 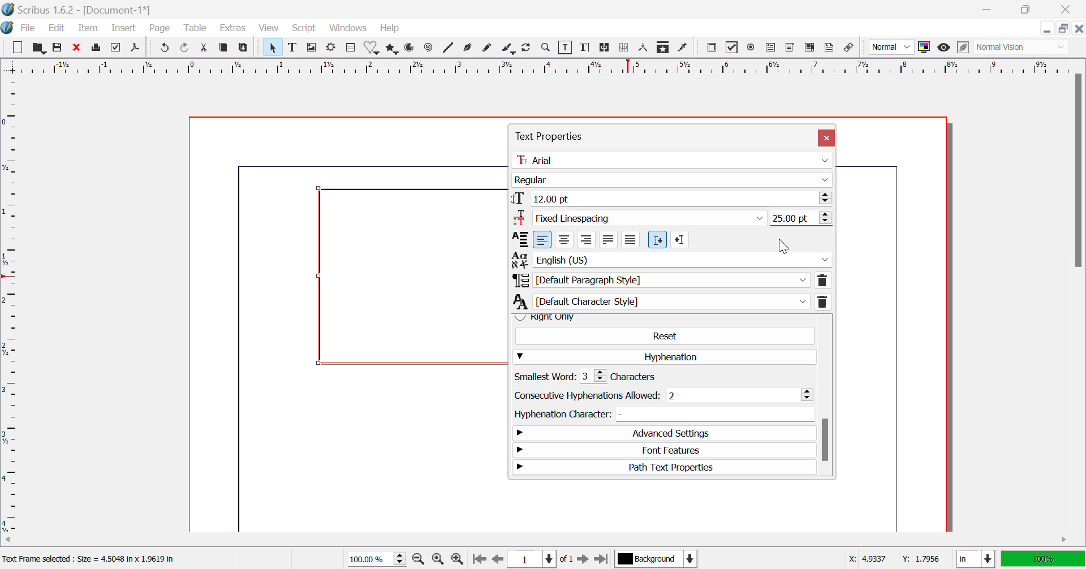 What do you see at coordinates (680, 239) in the screenshot?
I see `Right to left paragraph` at bounding box center [680, 239].